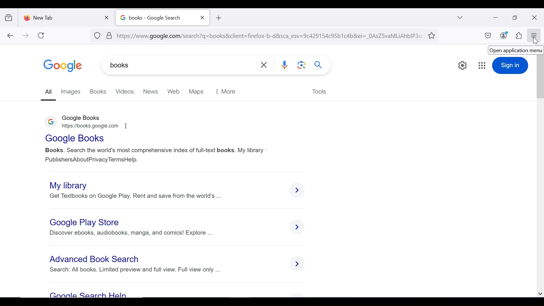  I want to click on search, so click(319, 64).